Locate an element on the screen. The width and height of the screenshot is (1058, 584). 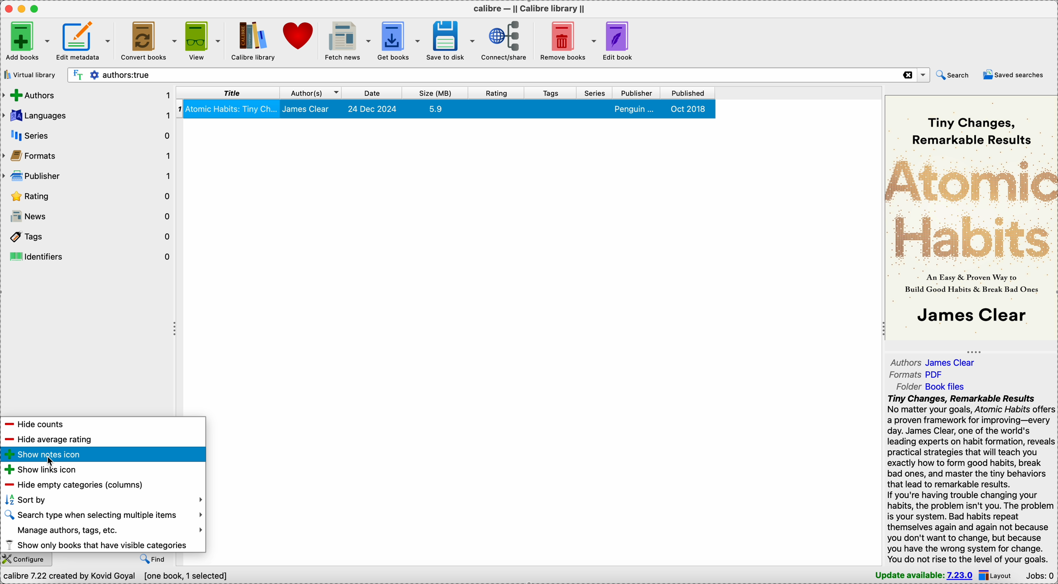
donate is located at coordinates (299, 36).